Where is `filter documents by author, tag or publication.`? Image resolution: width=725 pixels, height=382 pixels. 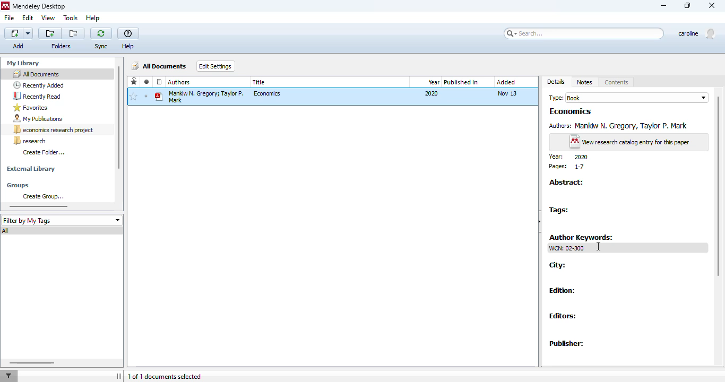
filter documents by author, tag or publication. is located at coordinates (8, 376).